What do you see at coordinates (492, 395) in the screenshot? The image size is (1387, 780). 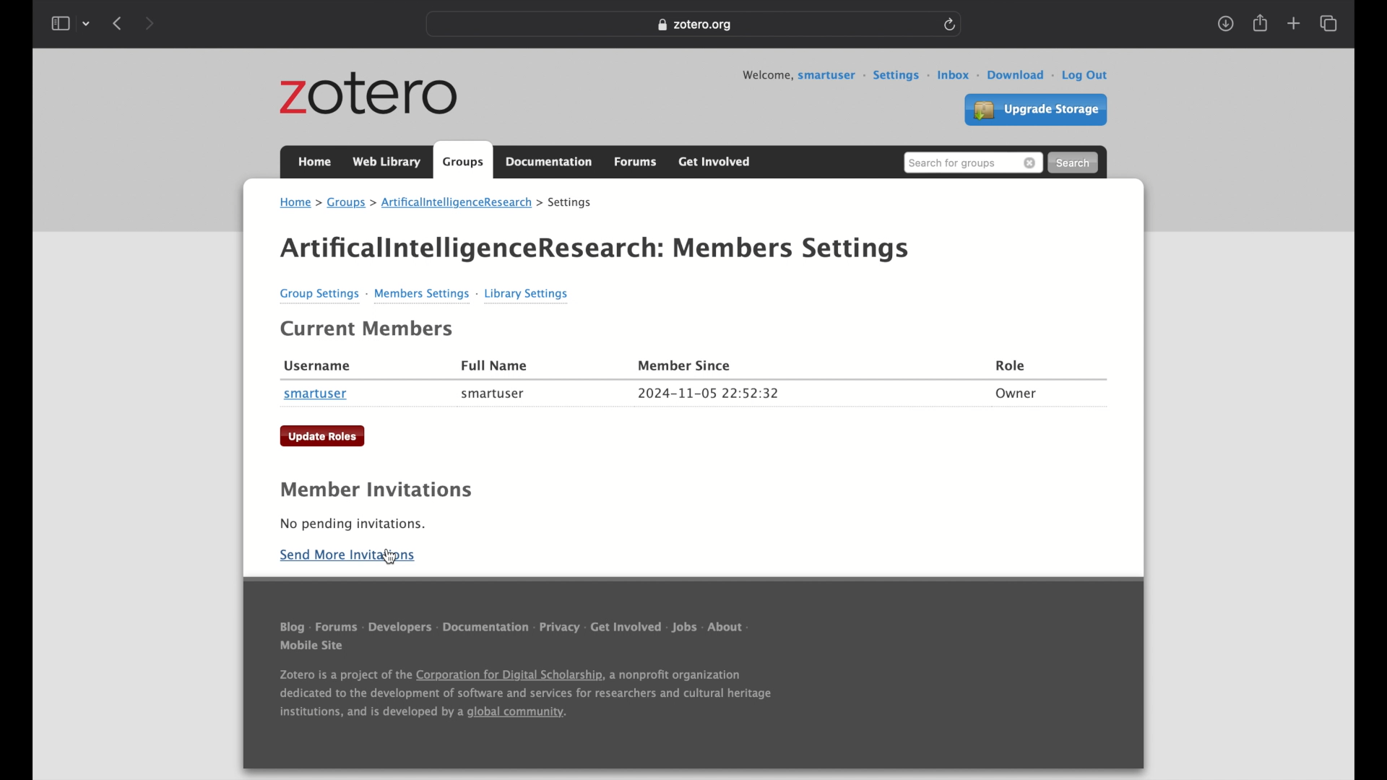 I see `smartuser` at bounding box center [492, 395].